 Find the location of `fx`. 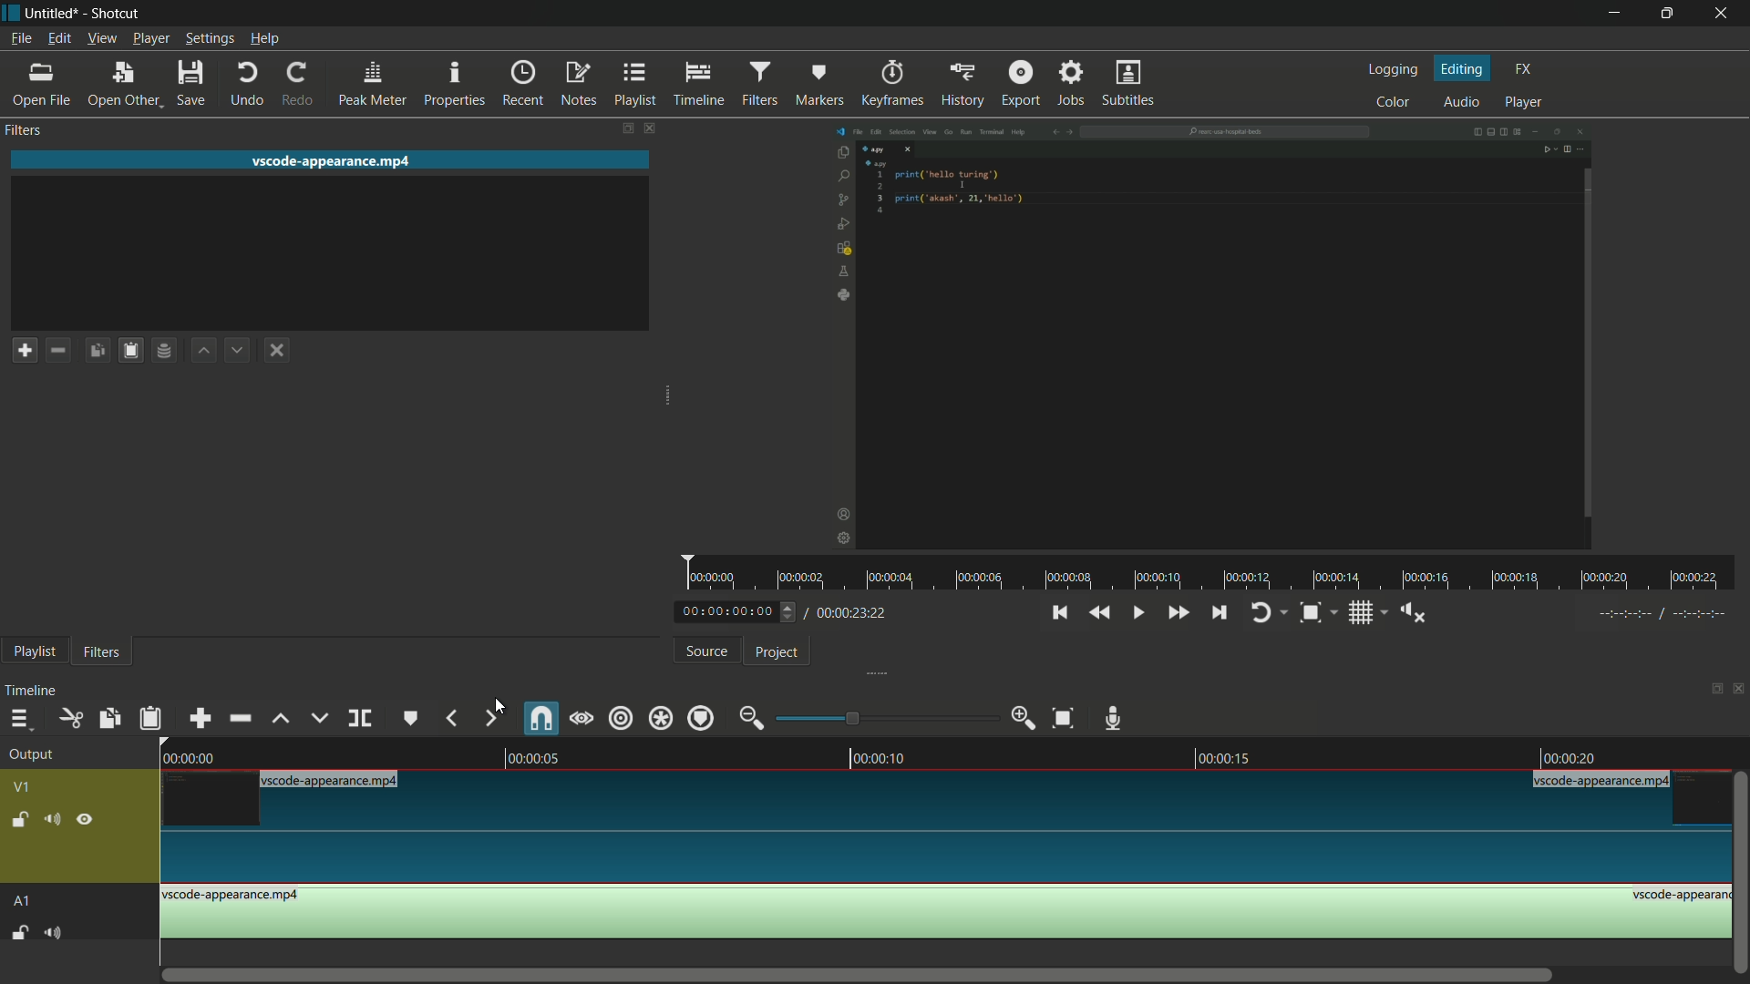

fx is located at coordinates (1523, 69).